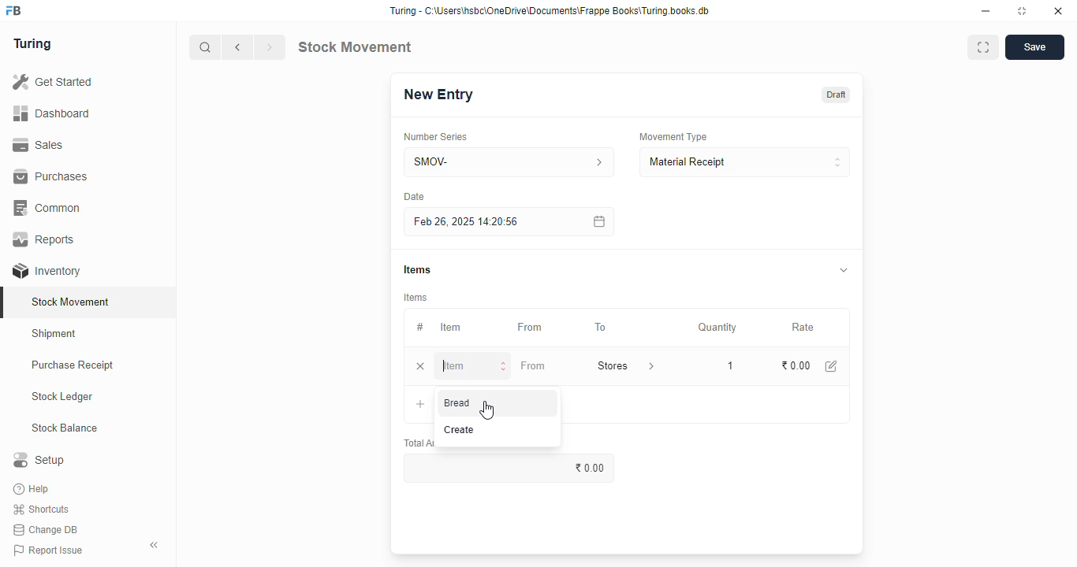  What do you see at coordinates (844, 269) in the screenshot?
I see `toggle expand/collapse` at bounding box center [844, 269].